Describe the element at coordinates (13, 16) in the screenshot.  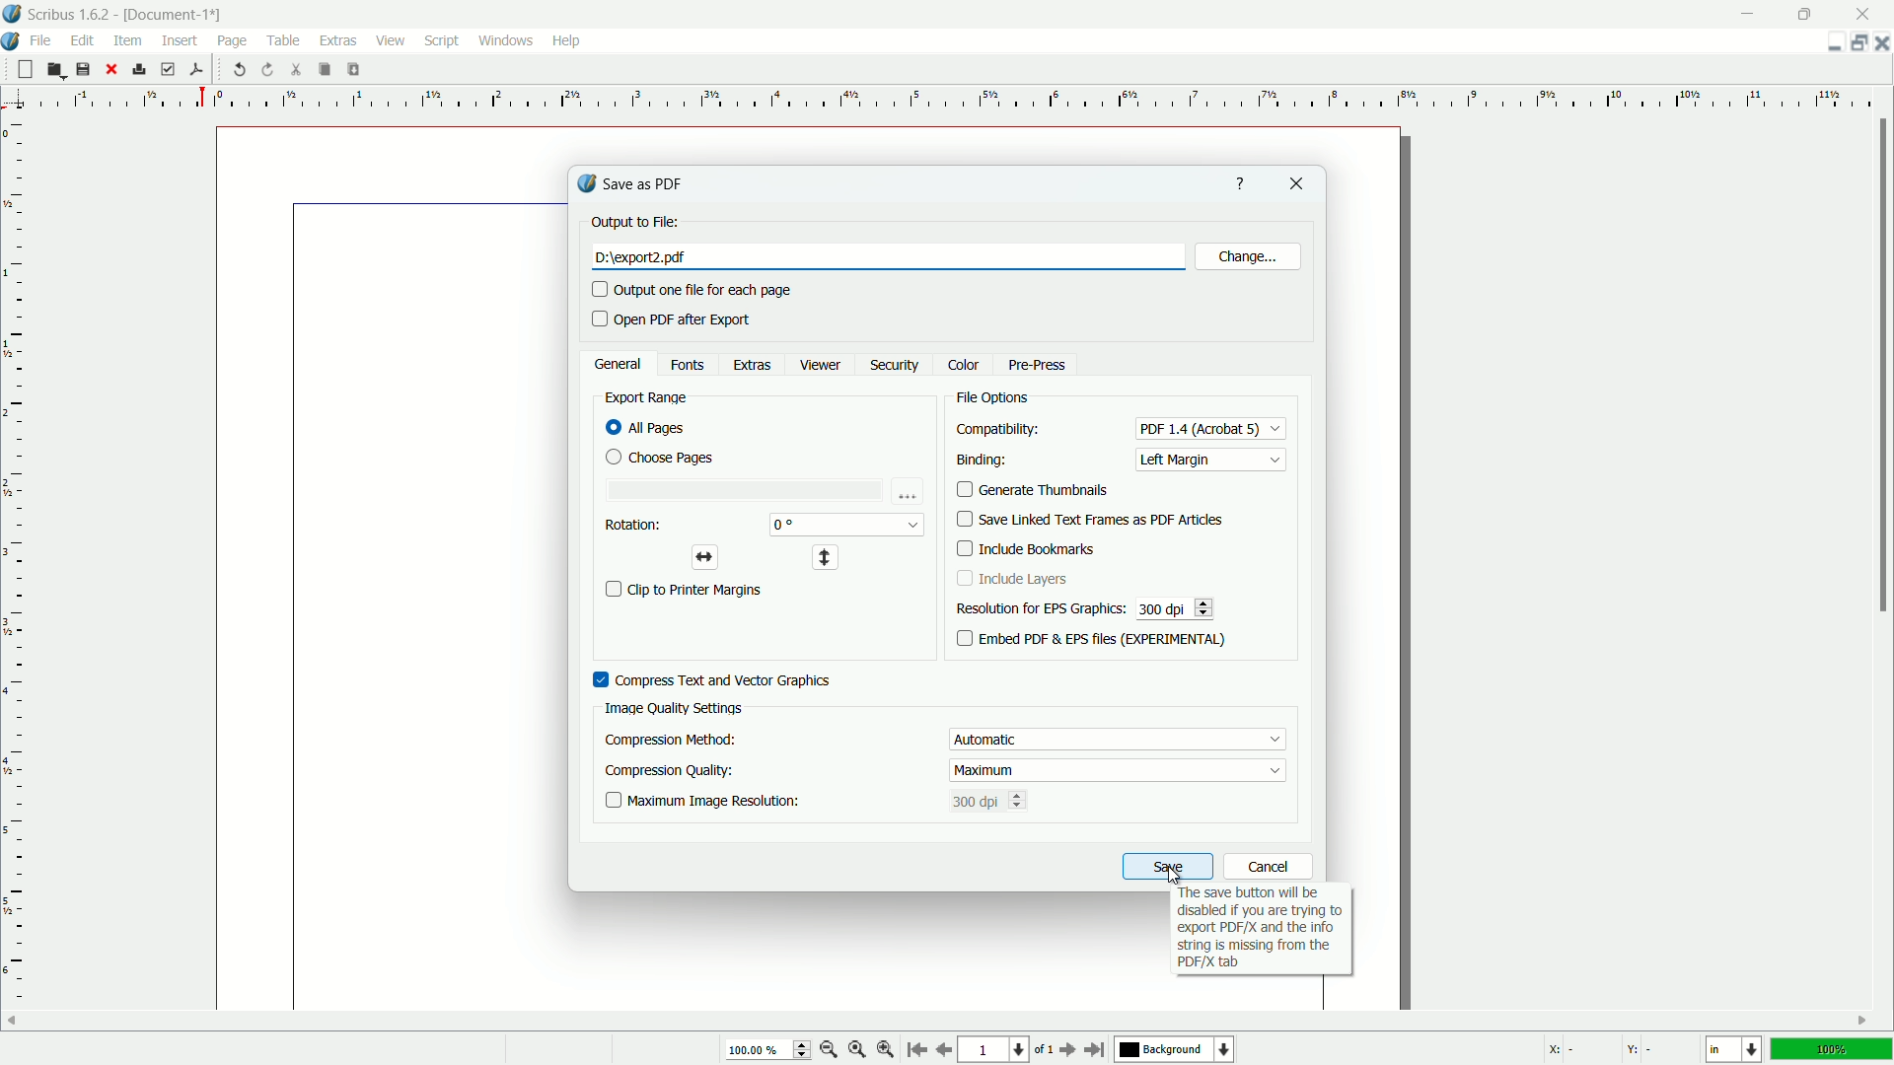
I see `app icon` at that location.